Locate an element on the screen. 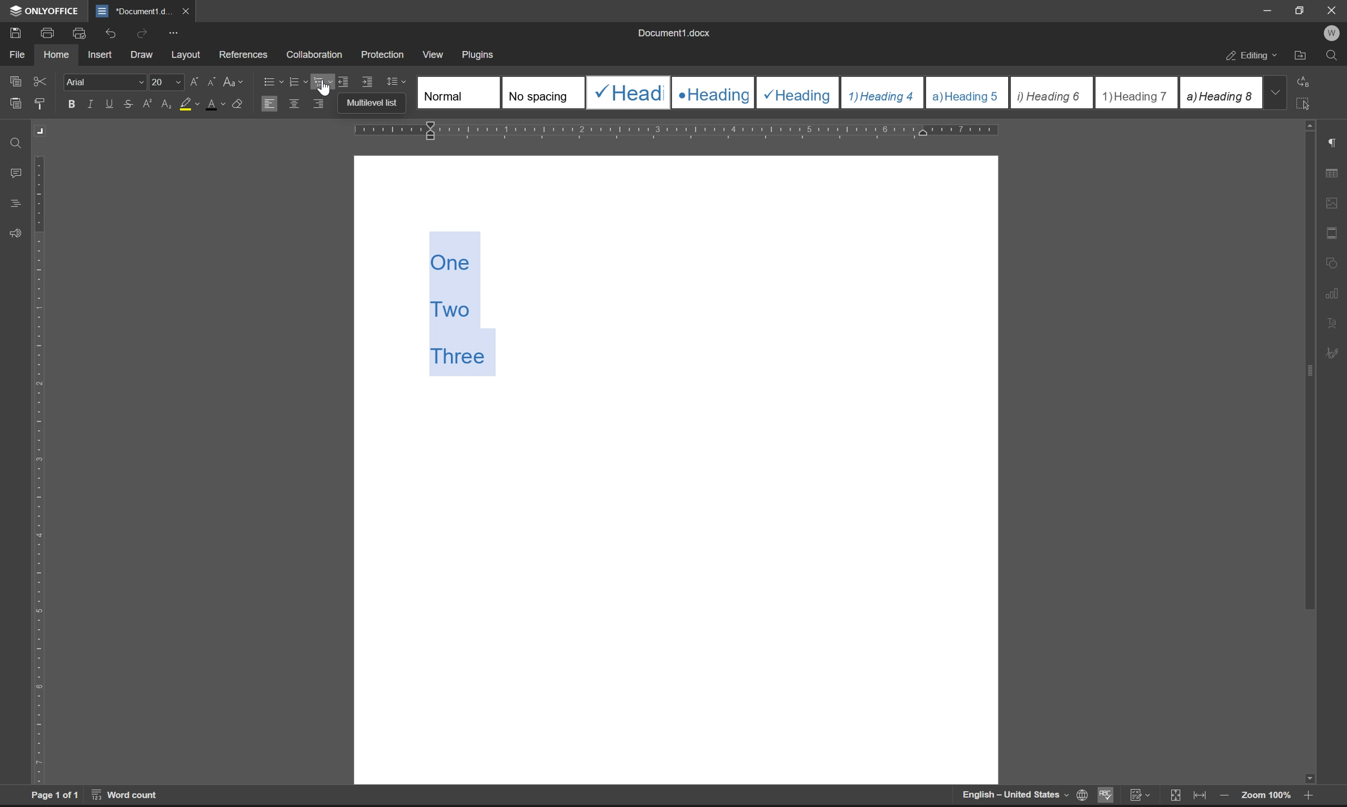 Image resolution: width=1347 pixels, height=807 pixels. numbering is located at coordinates (297, 82).